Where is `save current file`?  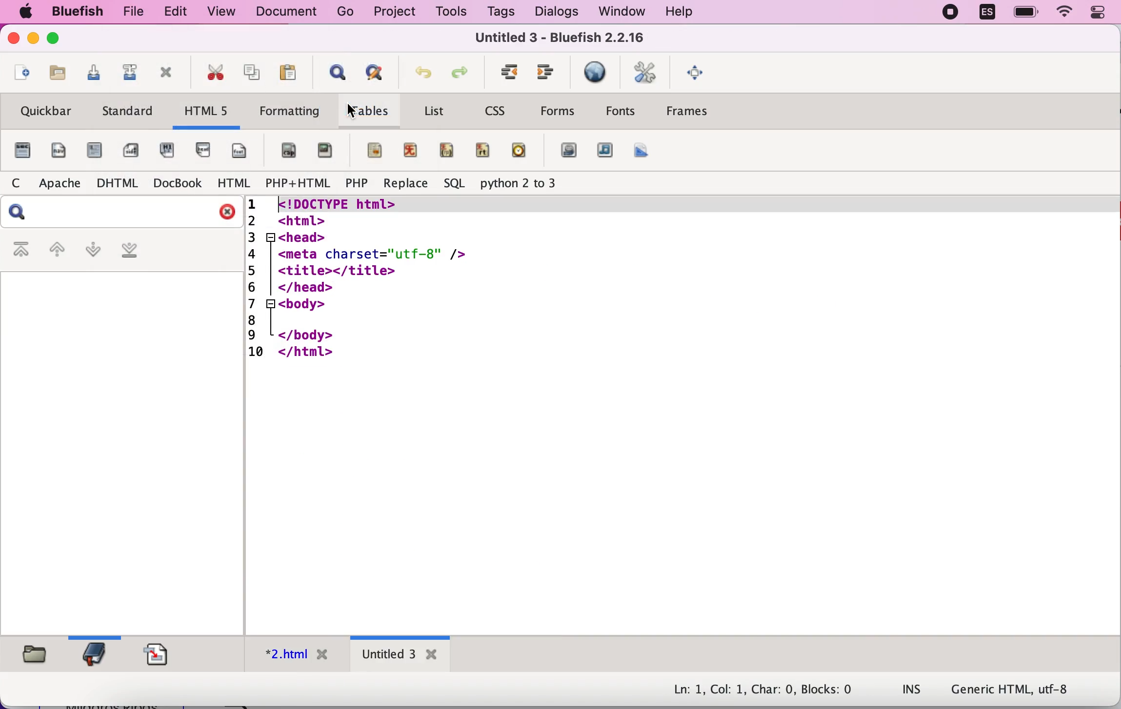
save current file is located at coordinates (88, 75).